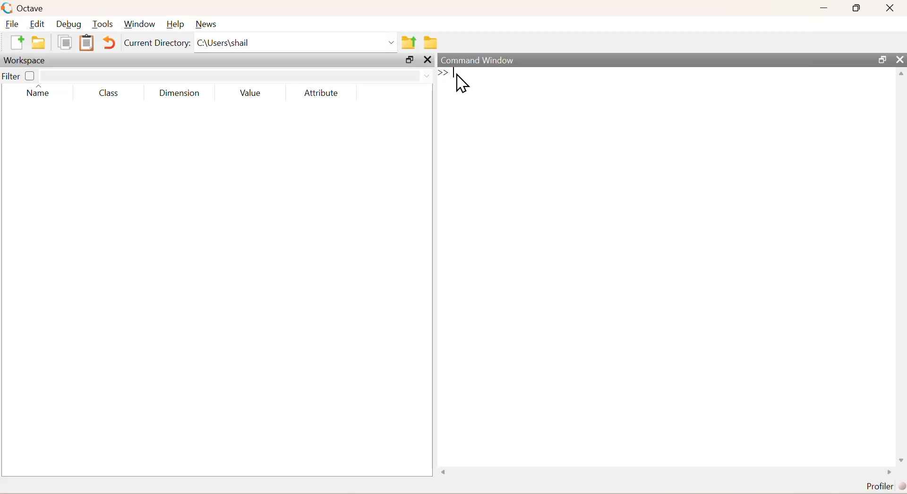  Describe the element at coordinates (85, 43) in the screenshot. I see `Paste` at that location.